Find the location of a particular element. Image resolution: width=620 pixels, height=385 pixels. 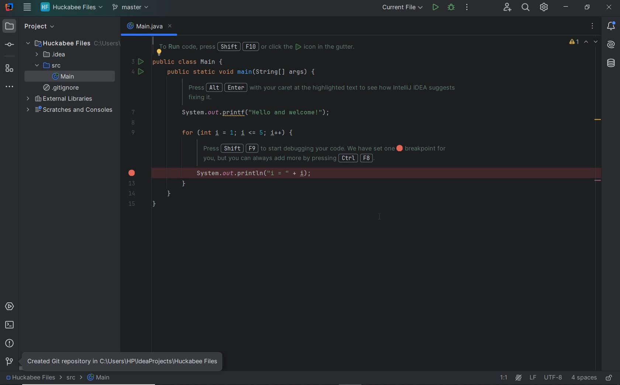

external libraries is located at coordinates (59, 99).